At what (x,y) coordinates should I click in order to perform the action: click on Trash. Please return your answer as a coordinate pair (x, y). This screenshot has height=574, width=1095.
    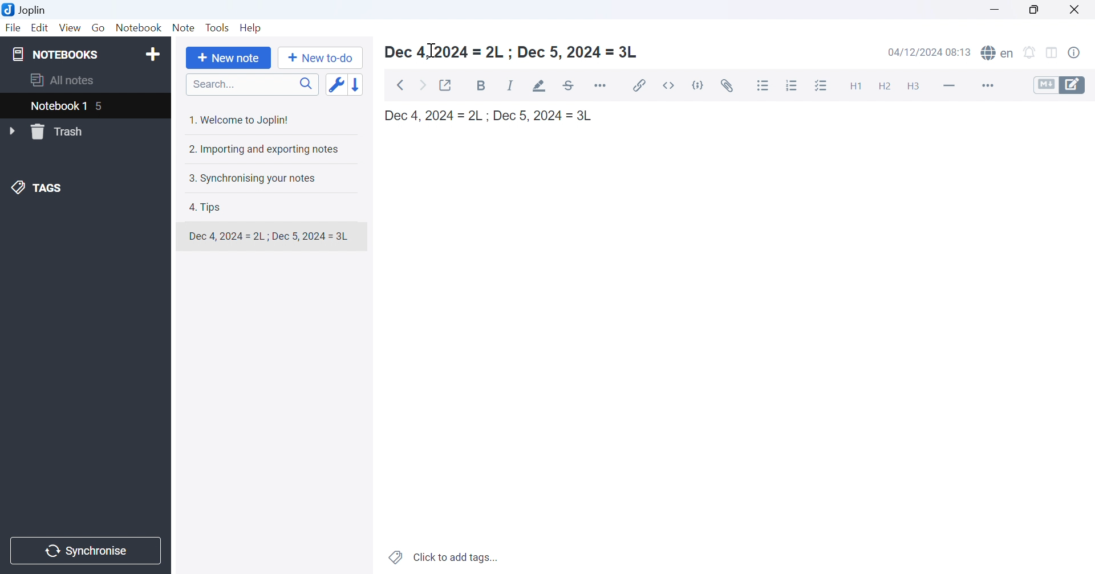
    Looking at the image, I should click on (59, 132).